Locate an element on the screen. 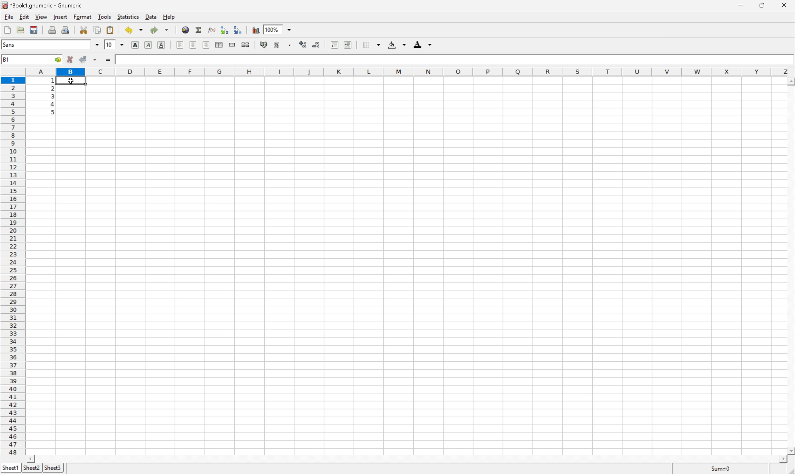  Format is located at coordinates (84, 17).